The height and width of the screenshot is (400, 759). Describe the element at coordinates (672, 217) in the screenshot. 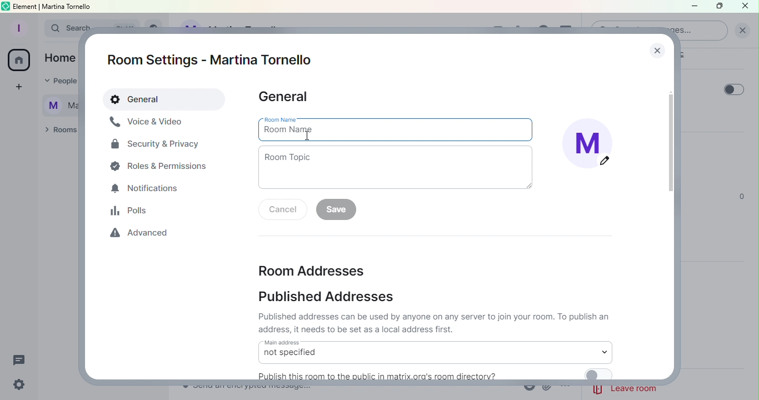

I see `Scroll bar` at that location.